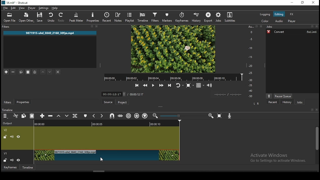 Image resolution: width=320 pixels, height=180 pixels. Describe the element at coordinates (220, 116) in the screenshot. I see `zoom timeline to fit` at that location.